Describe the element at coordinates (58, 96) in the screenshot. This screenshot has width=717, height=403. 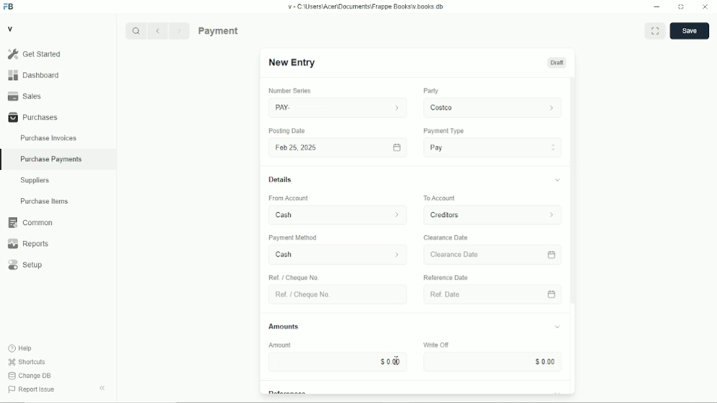
I see `Sales` at that location.